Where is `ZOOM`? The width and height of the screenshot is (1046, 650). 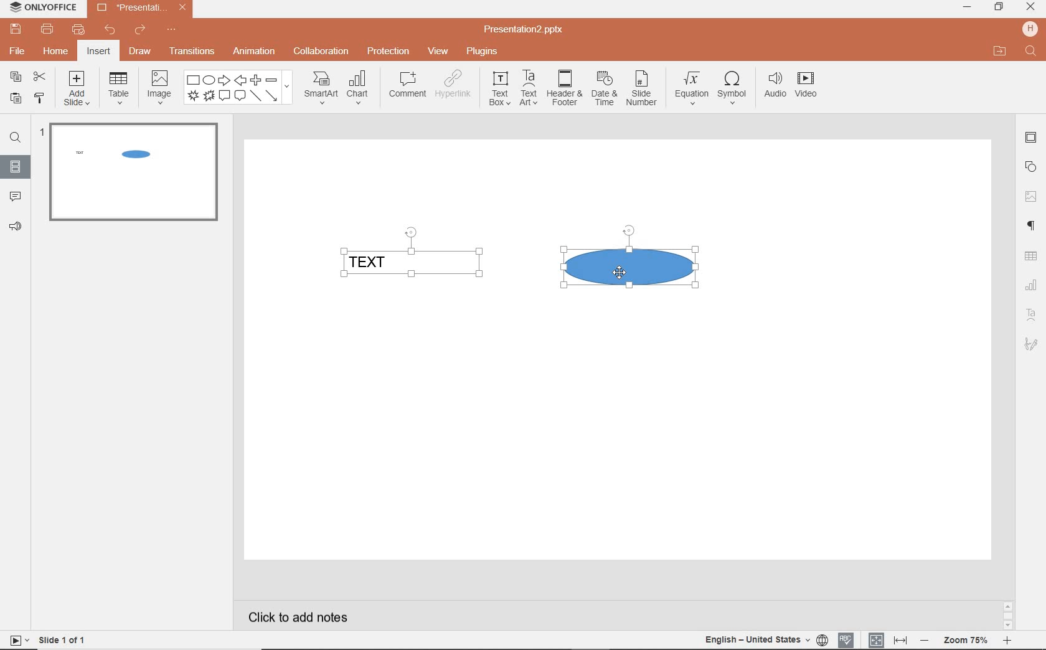
ZOOM is located at coordinates (965, 642).